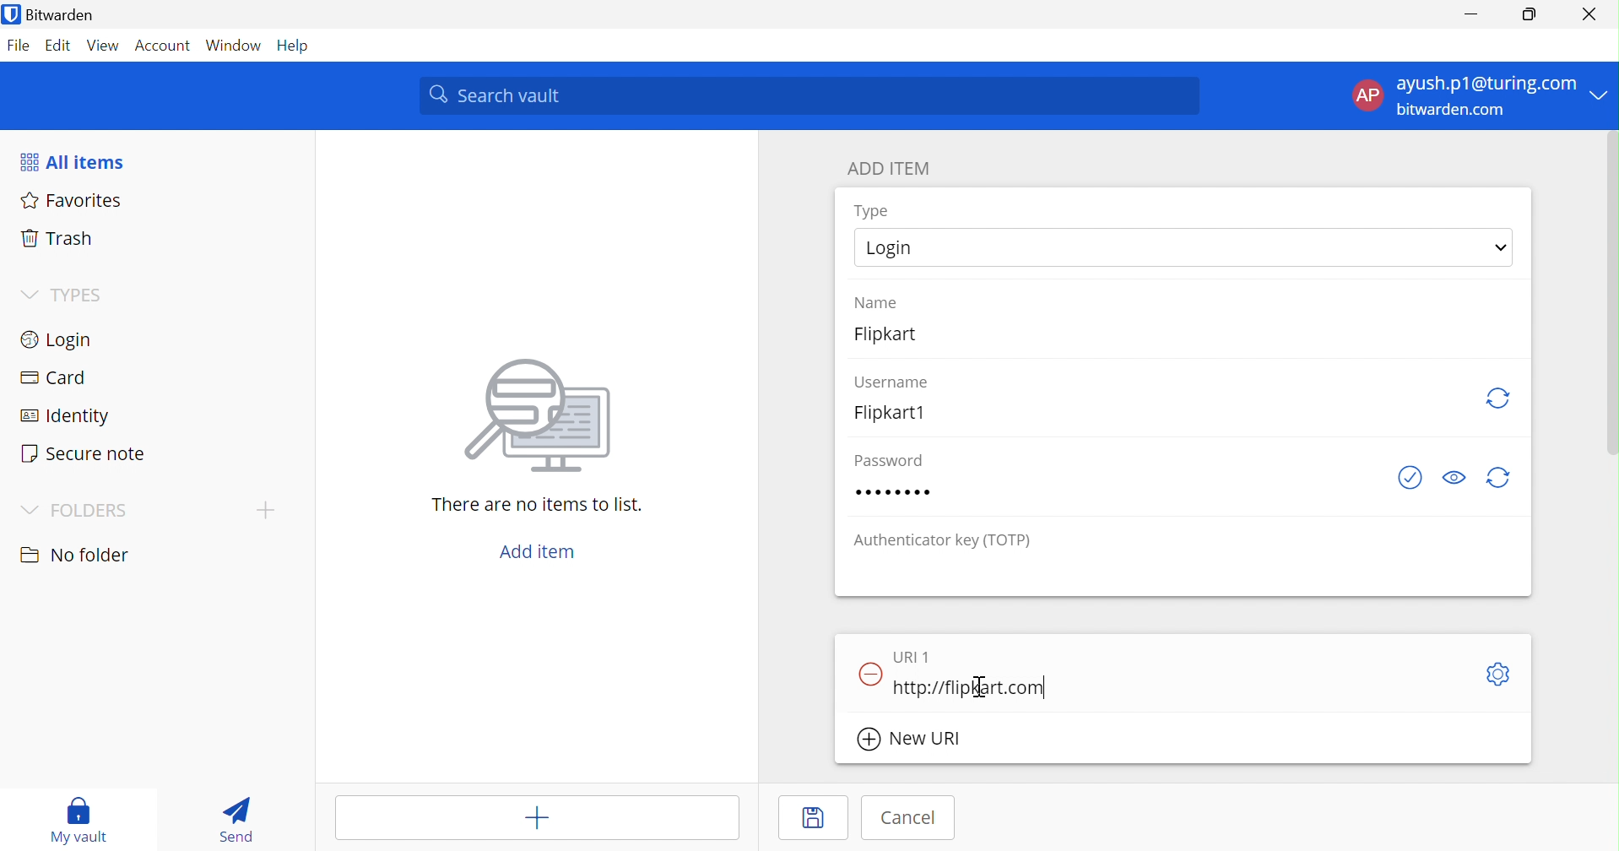  I want to click on Search Vault, so click(810, 95).